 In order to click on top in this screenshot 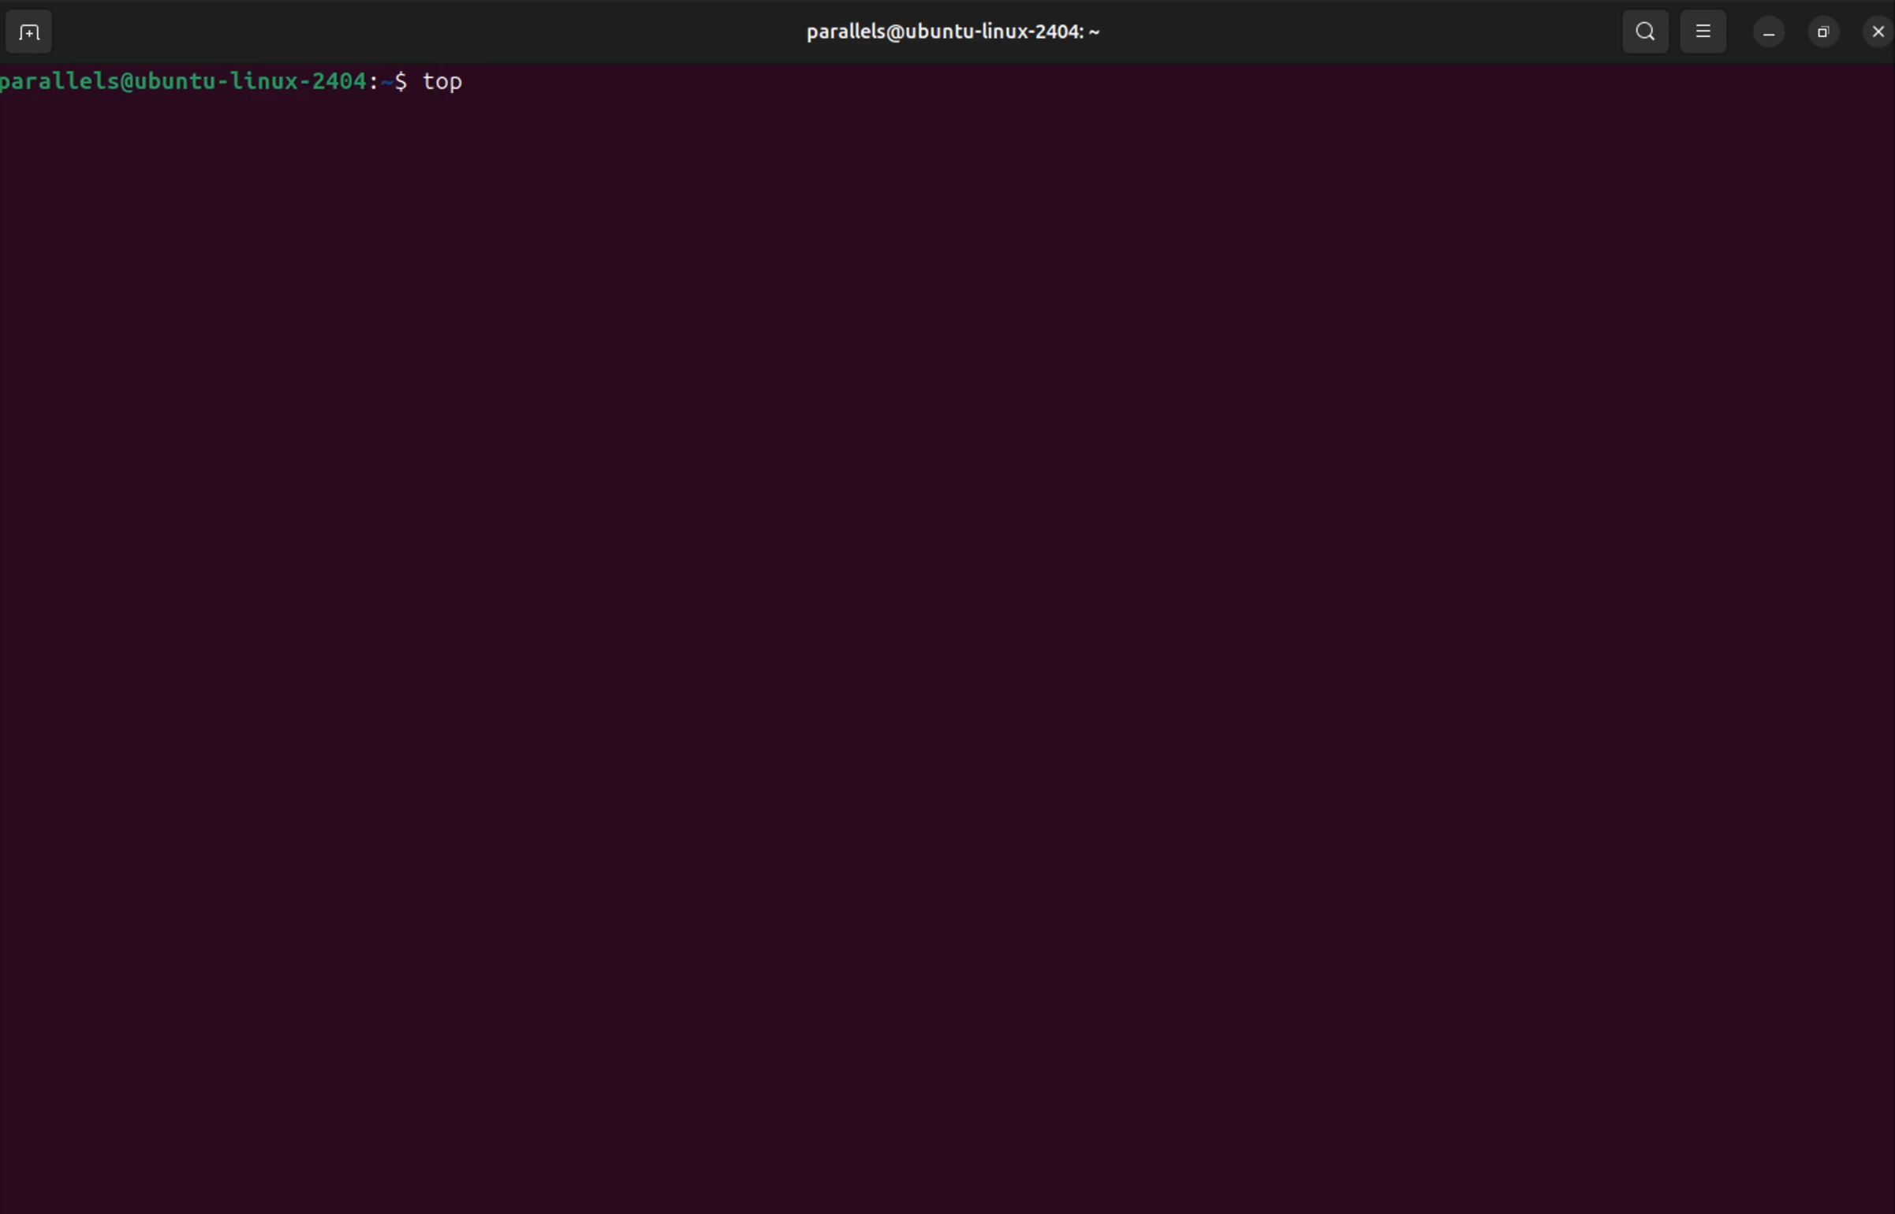, I will do `click(450, 80)`.